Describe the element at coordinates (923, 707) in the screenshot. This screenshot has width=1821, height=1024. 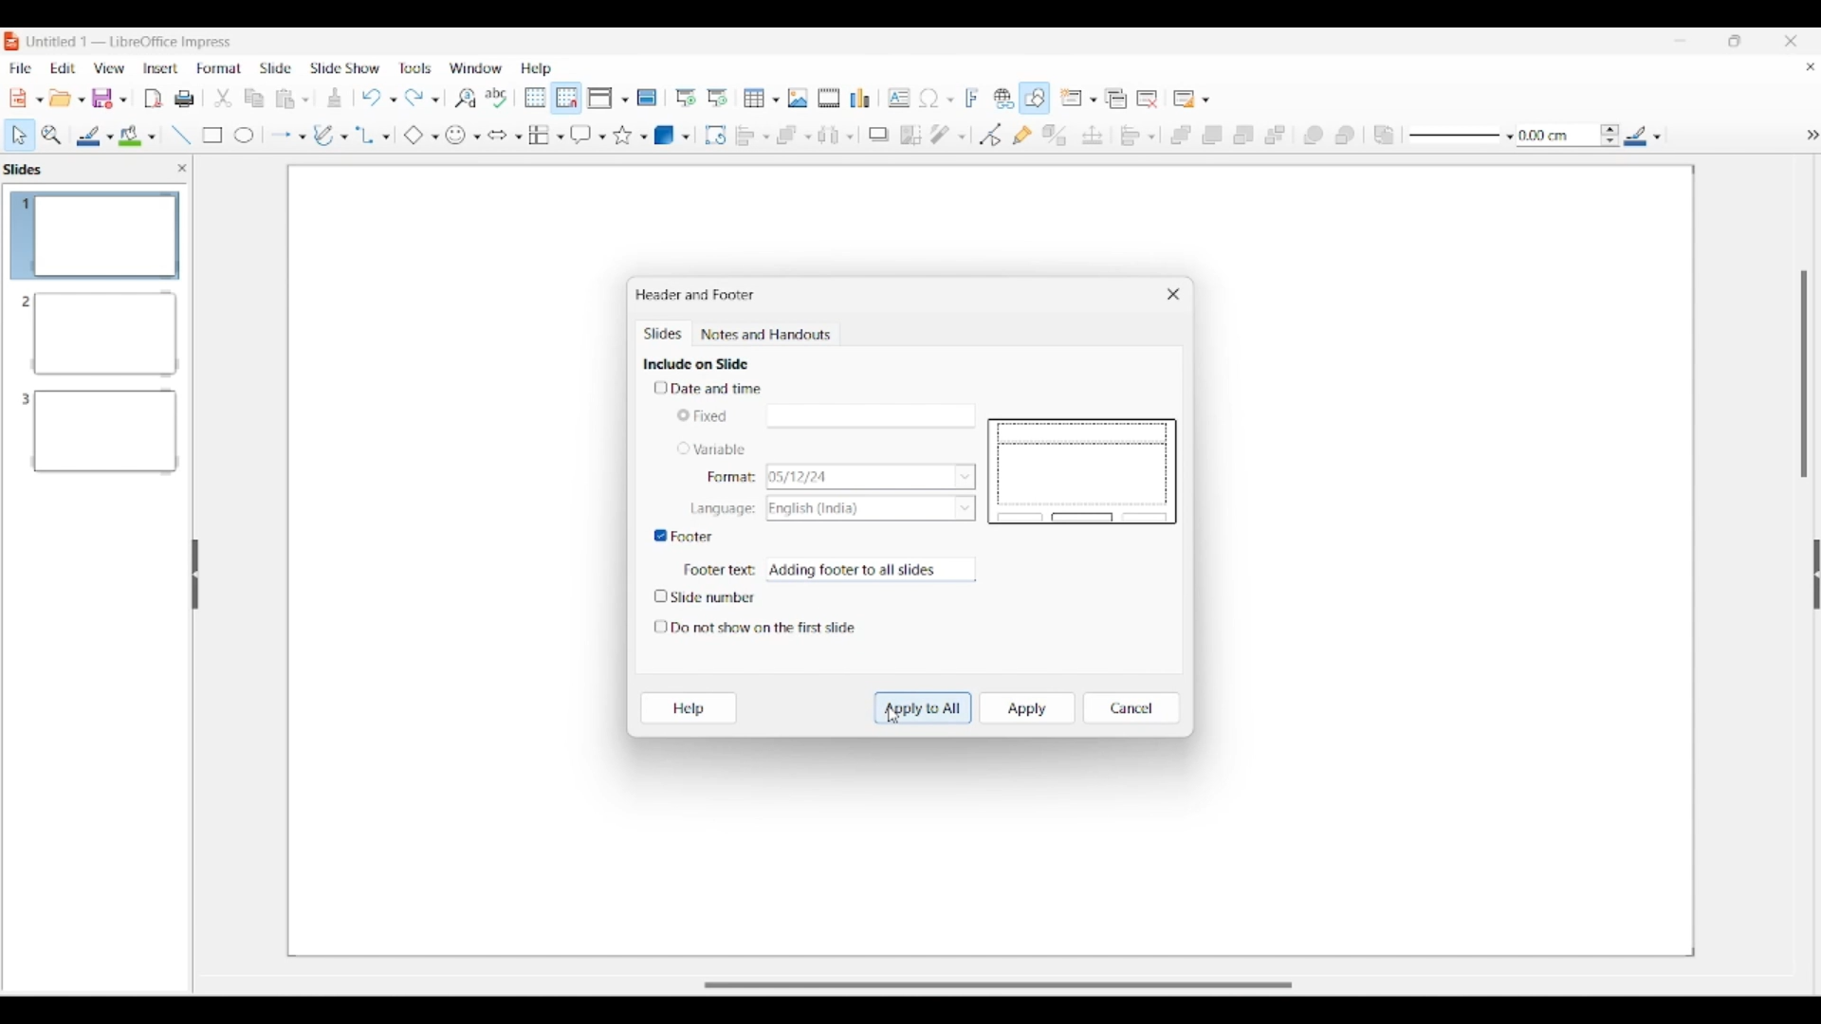
I see `Apply to all highlighted by cursor` at that location.